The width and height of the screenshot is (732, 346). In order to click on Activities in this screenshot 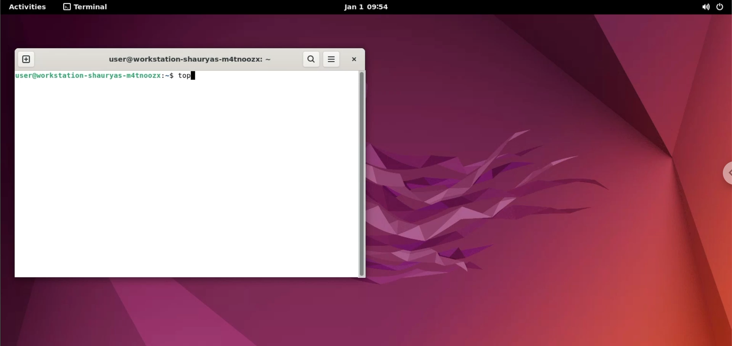, I will do `click(27, 7)`.